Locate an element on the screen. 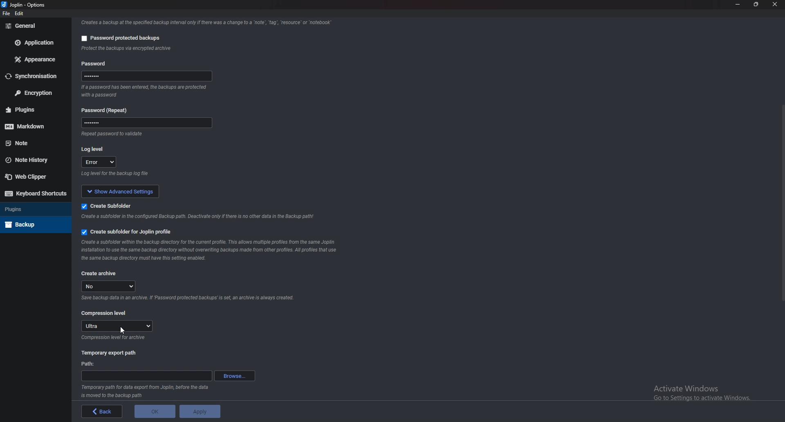 Image resolution: width=785 pixels, height=422 pixels. Compression level is located at coordinates (105, 313).